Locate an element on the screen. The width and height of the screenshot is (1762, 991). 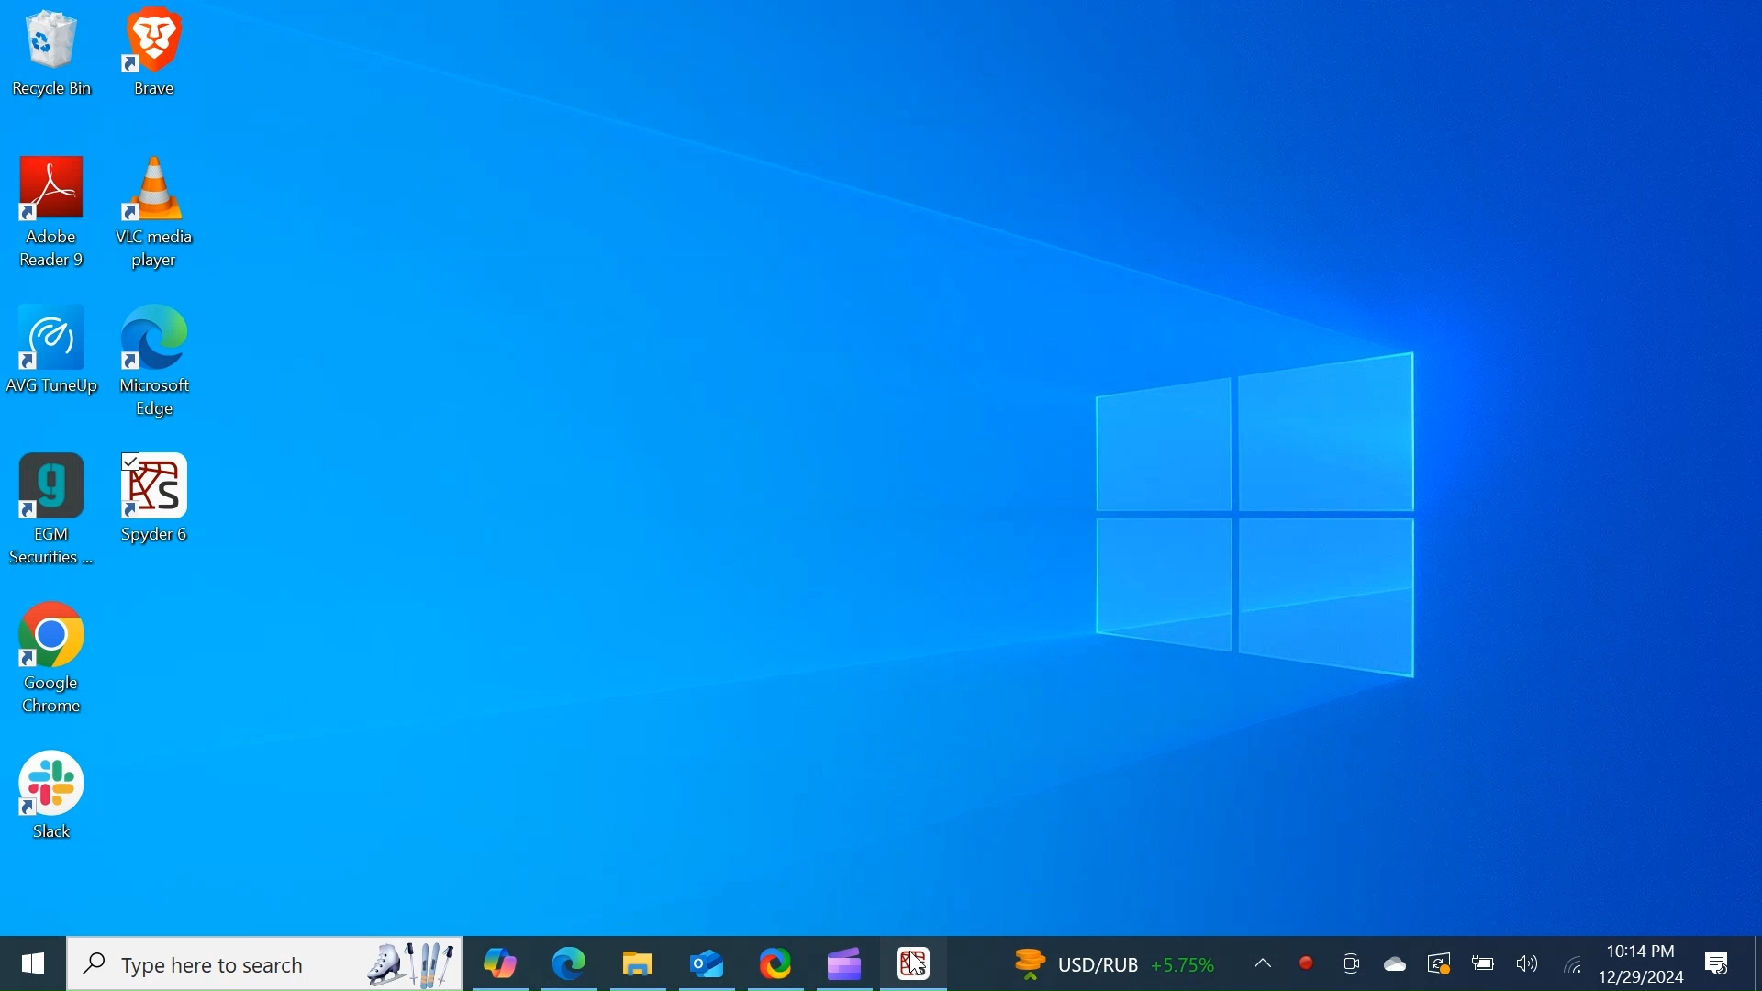
EGM Securities Desktop Icon is located at coordinates (51, 513).